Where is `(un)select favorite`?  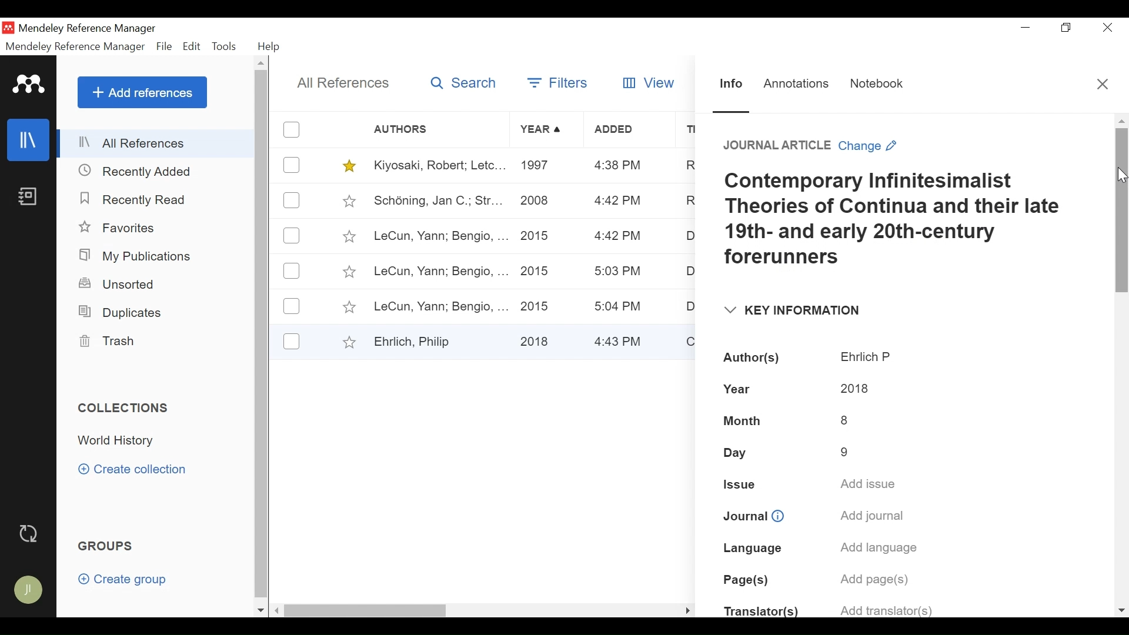
(un)select favorite is located at coordinates (346, 342).